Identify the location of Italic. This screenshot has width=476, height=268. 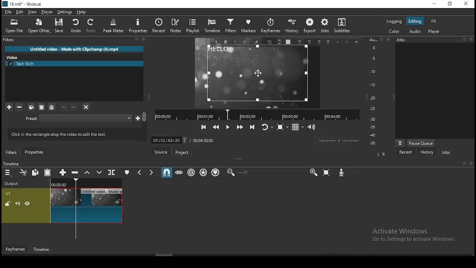
(235, 42).